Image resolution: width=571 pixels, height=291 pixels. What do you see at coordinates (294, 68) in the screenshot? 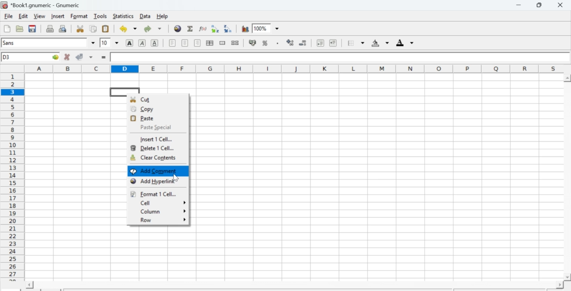
I see `alphabets row` at bounding box center [294, 68].